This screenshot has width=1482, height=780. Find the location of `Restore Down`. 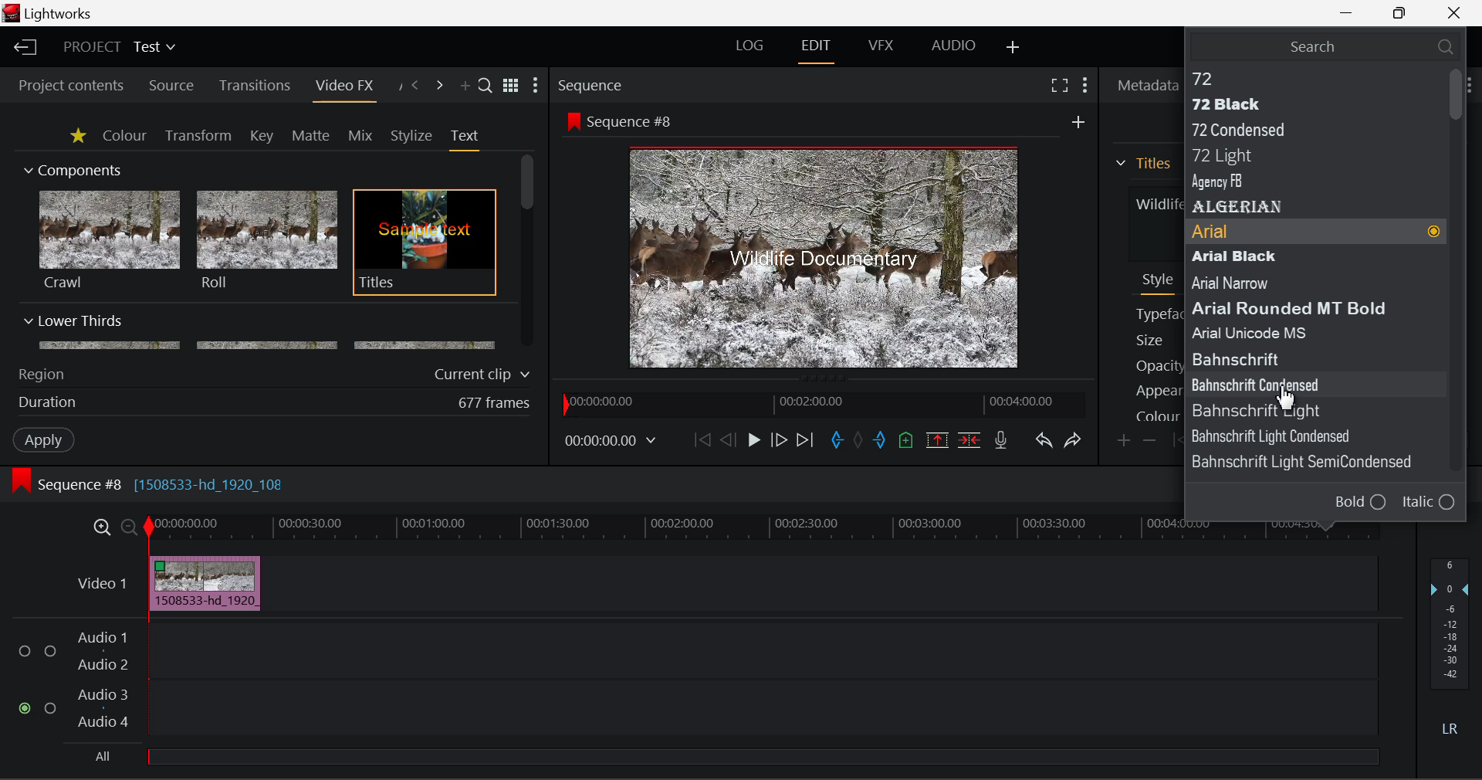

Restore Down is located at coordinates (1348, 11).